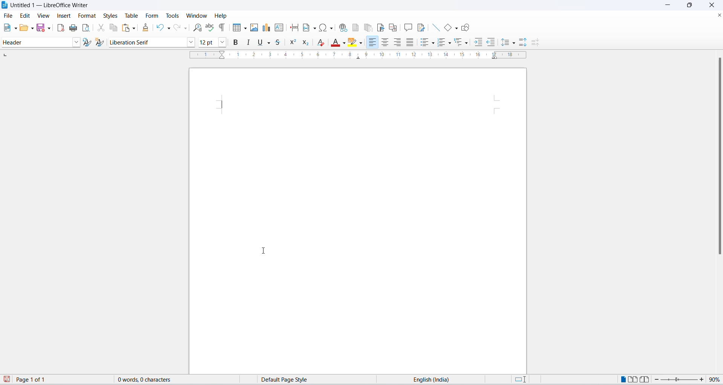  What do you see at coordinates (420, 27) in the screenshot?
I see `show track changes functions` at bounding box center [420, 27].